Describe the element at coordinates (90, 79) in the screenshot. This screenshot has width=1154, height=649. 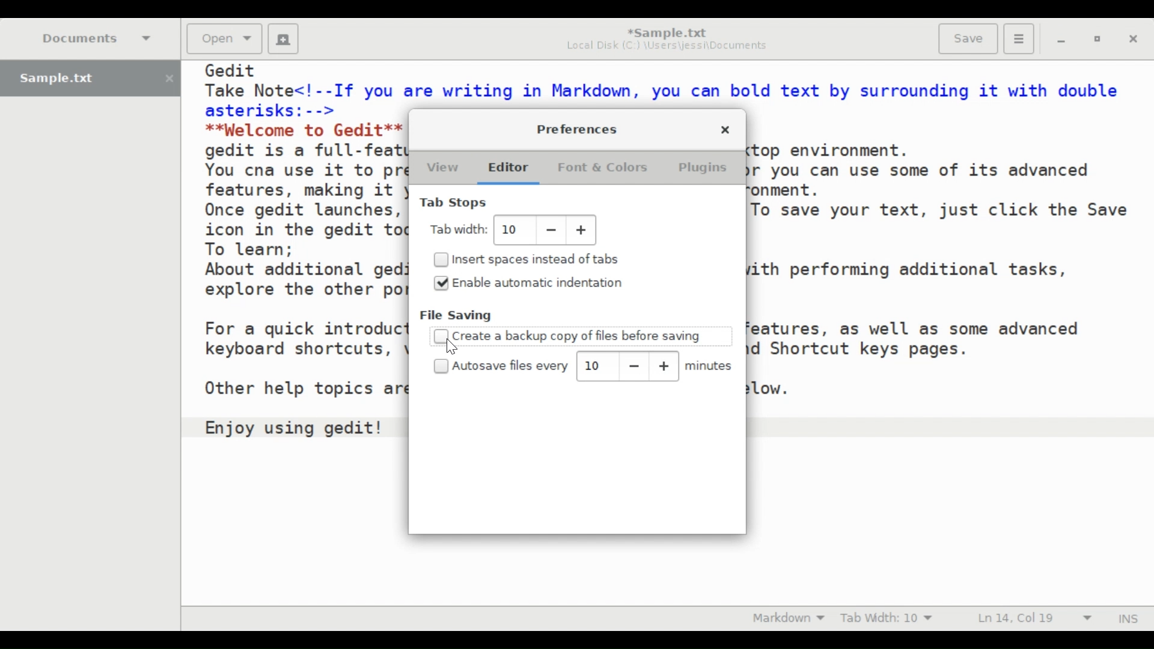
I see `Sample.txt` at that location.